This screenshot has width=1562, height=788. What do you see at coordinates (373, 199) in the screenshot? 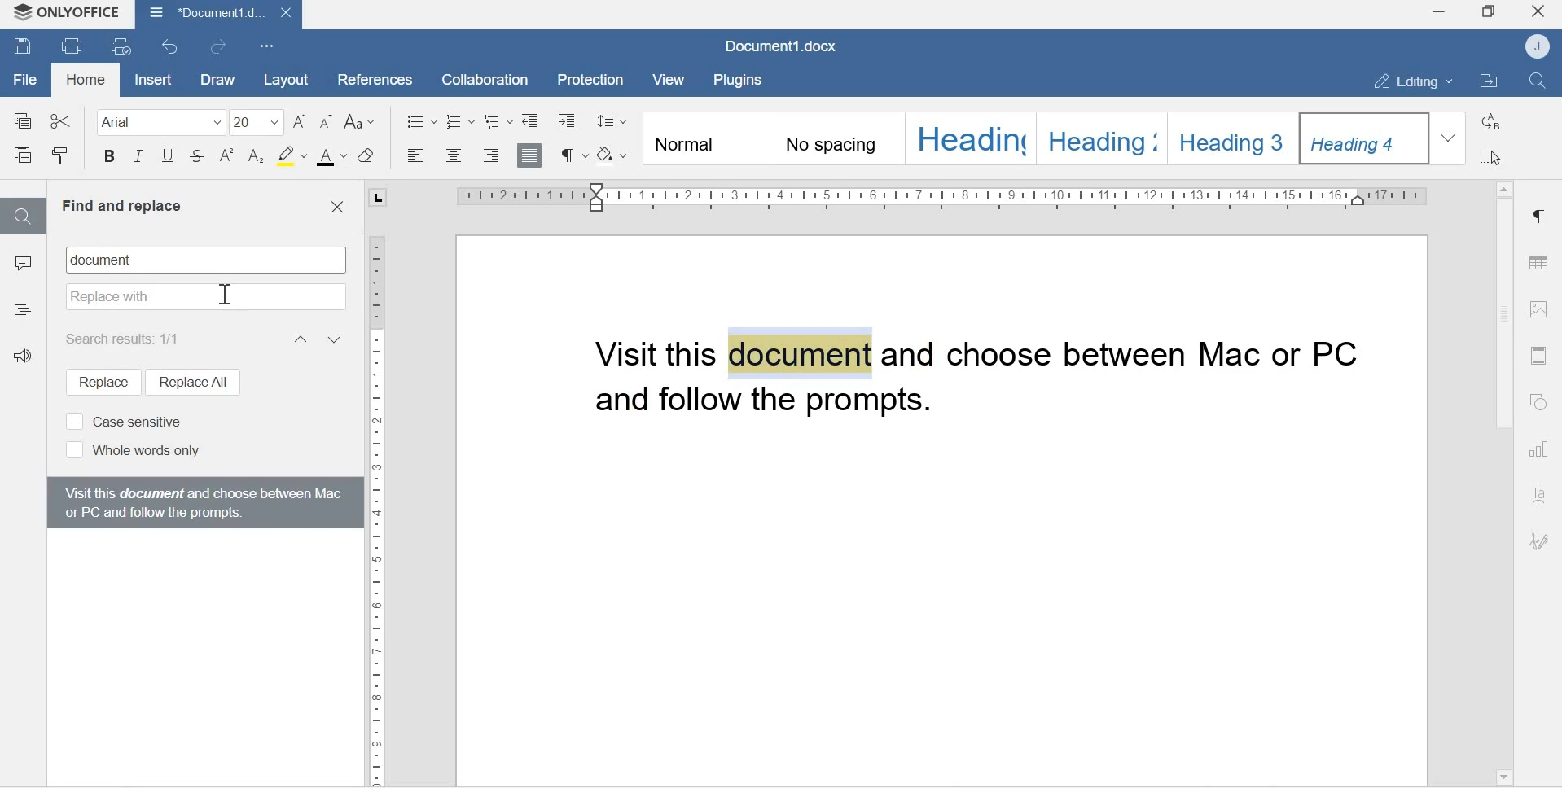
I see `tab stop` at bounding box center [373, 199].